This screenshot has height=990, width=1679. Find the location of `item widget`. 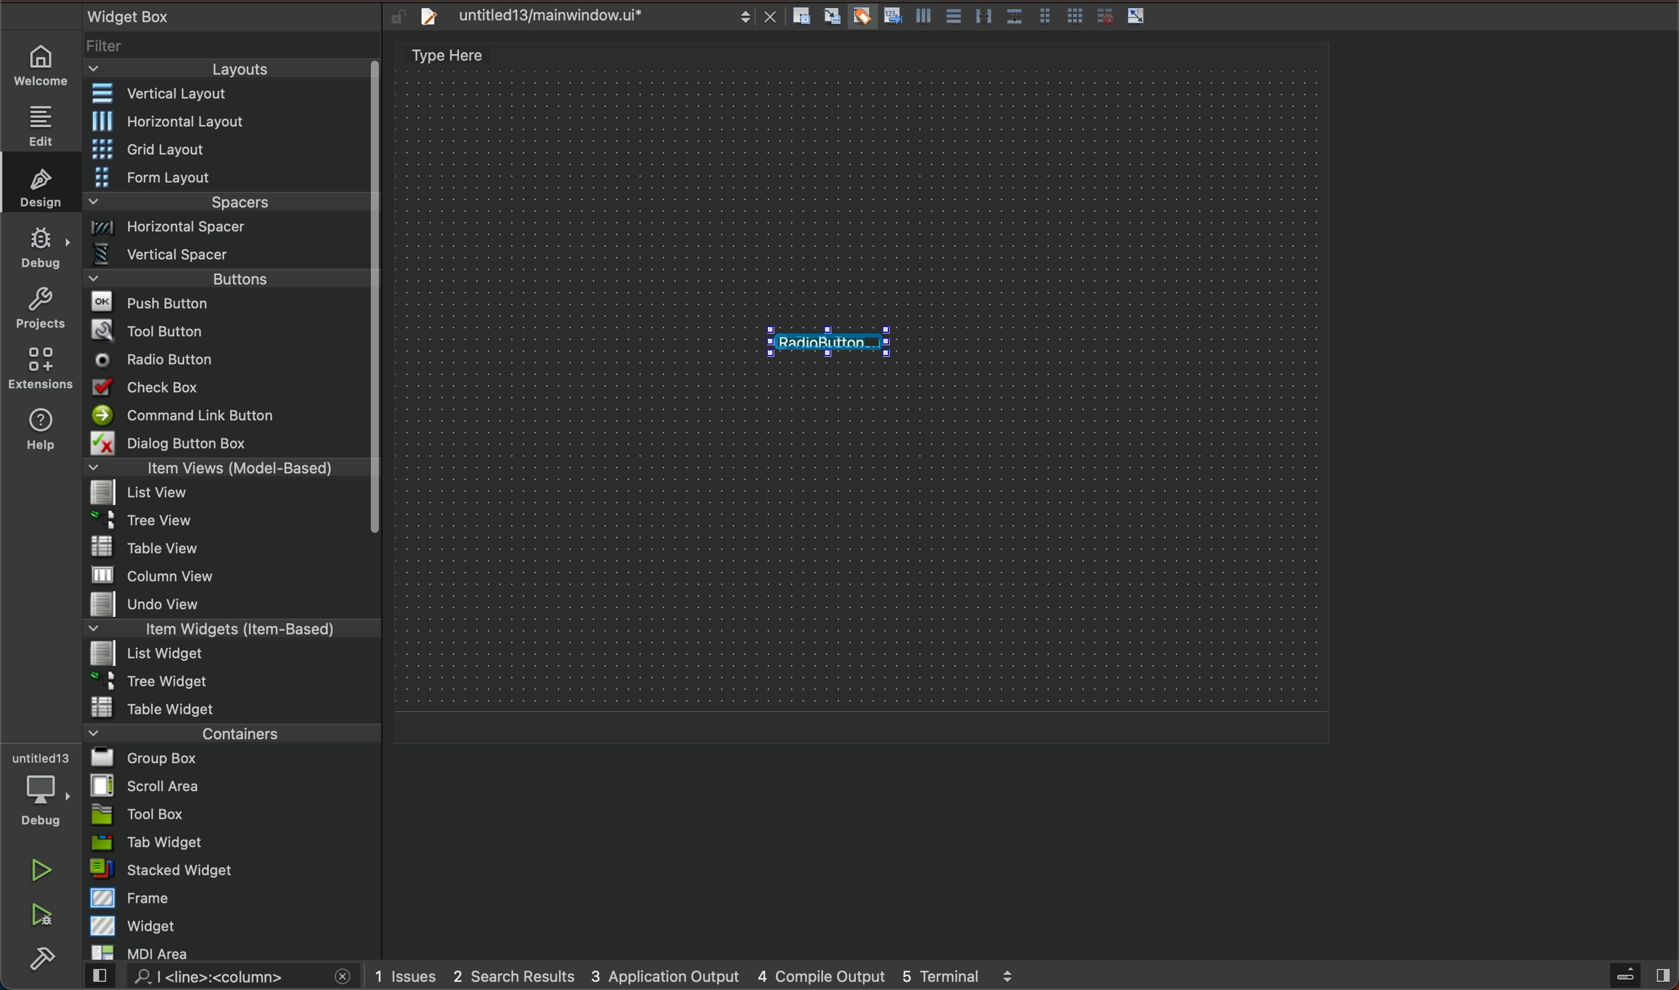

item widget is located at coordinates (229, 632).